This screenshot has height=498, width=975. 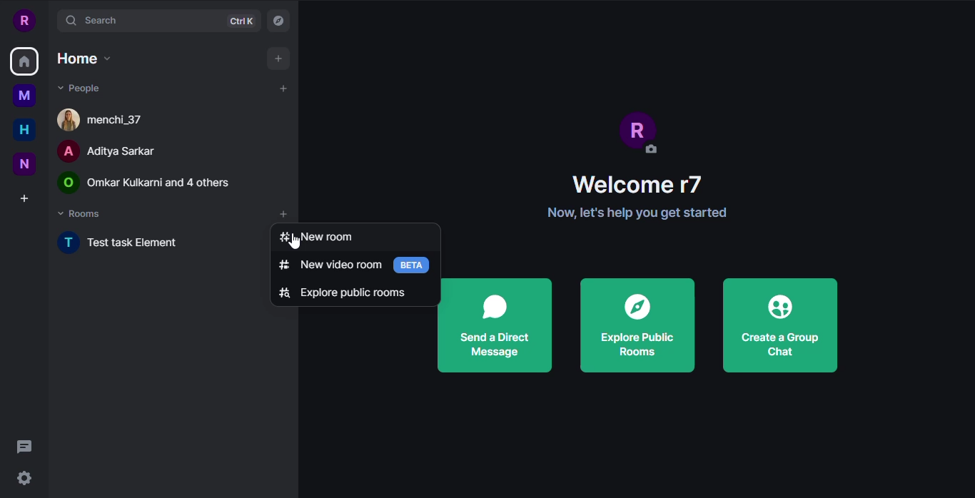 I want to click on people, so click(x=80, y=87).